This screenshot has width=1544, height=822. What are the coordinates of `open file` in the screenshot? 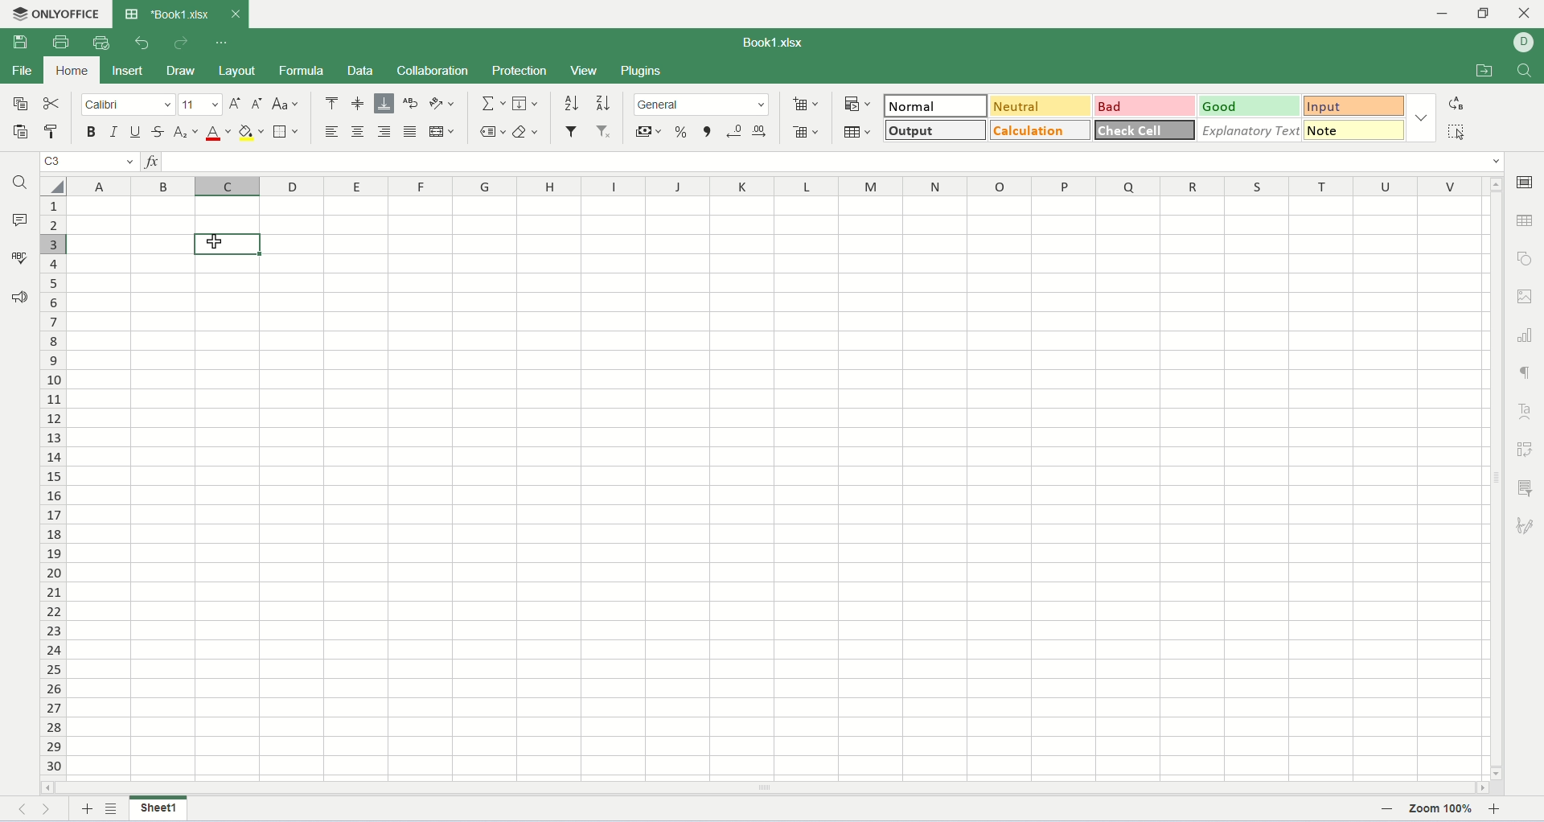 It's located at (1482, 70).